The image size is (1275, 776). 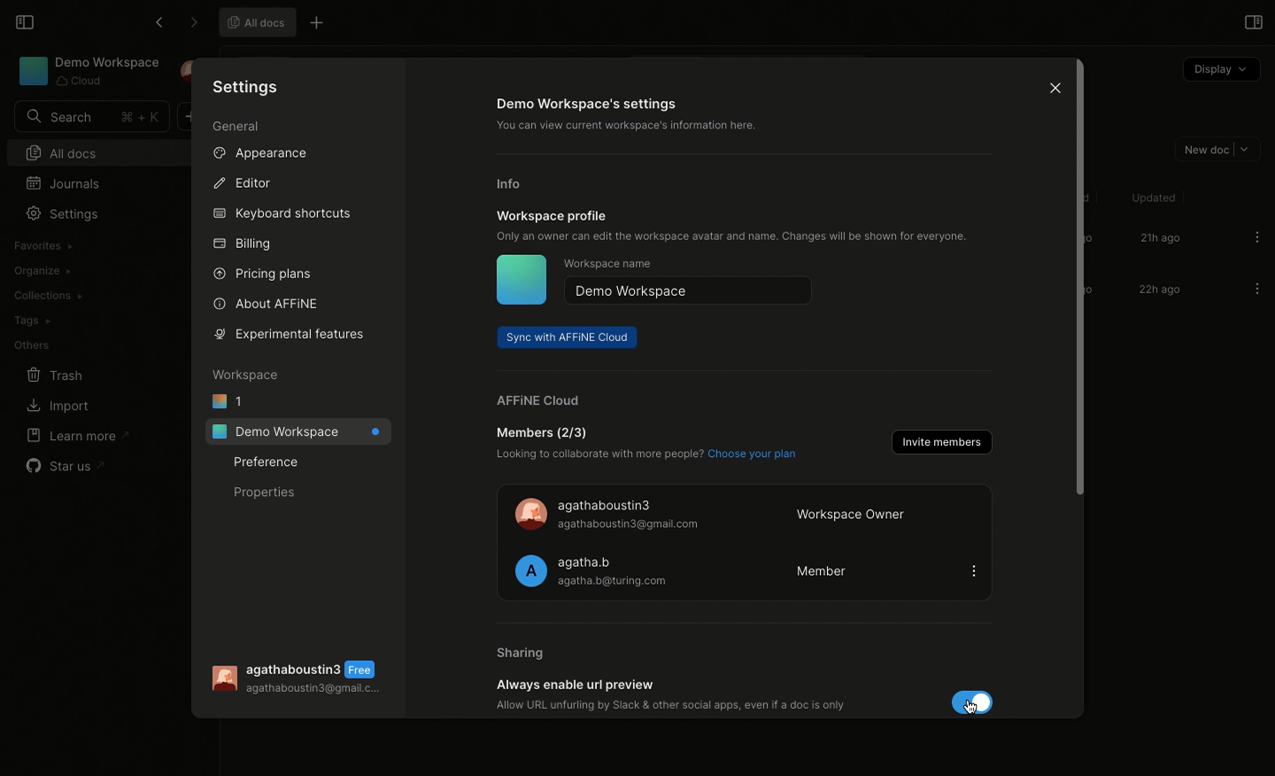 I want to click on Collapse sidebar, so click(x=23, y=20).